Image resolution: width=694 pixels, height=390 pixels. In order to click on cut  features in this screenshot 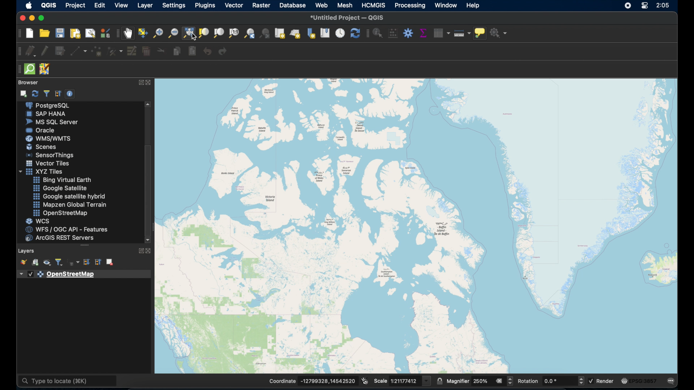, I will do `click(160, 52)`.